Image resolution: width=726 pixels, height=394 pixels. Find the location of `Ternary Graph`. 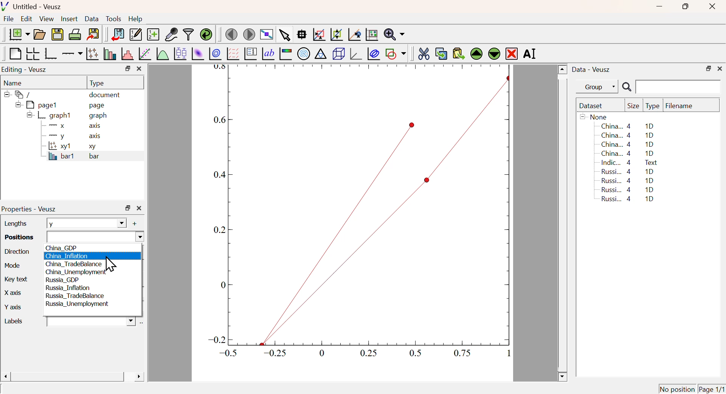

Ternary Graph is located at coordinates (320, 53).